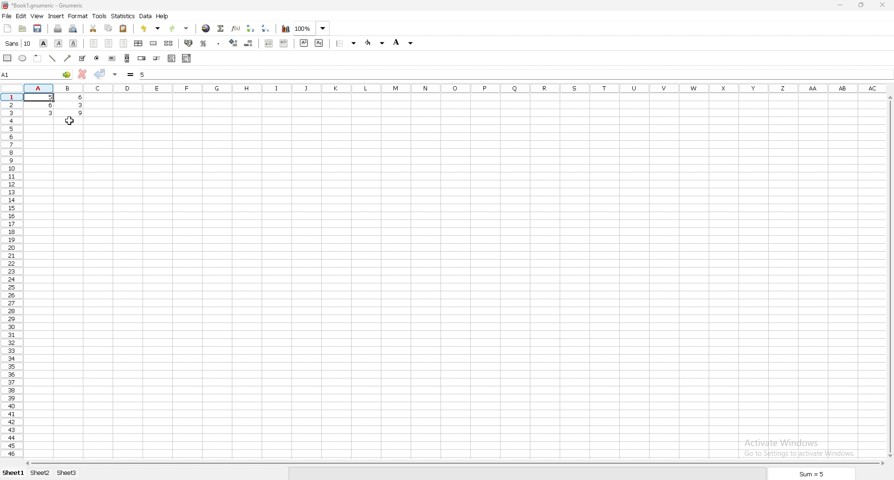 The image size is (894, 480). I want to click on undo, so click(150, 29).